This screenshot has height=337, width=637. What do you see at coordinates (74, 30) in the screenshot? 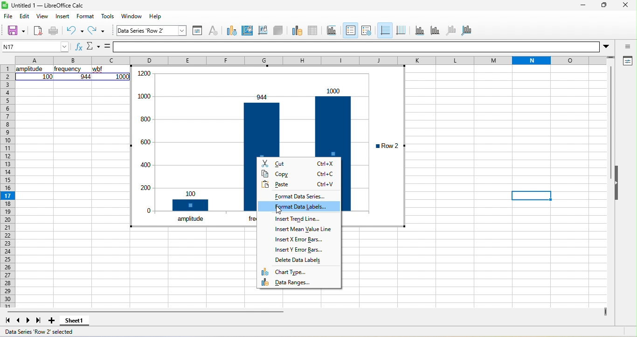
I see `undo` at bounding box center [74, 30].